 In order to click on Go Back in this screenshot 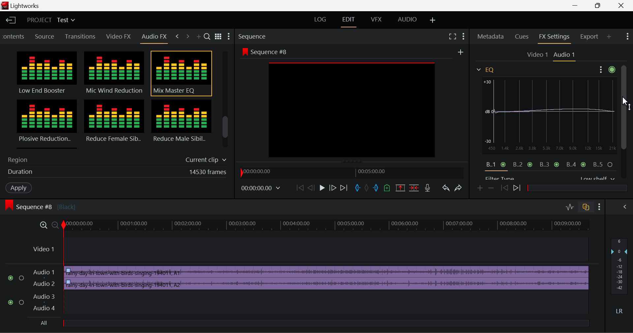, I will do `click(311, 188)`.